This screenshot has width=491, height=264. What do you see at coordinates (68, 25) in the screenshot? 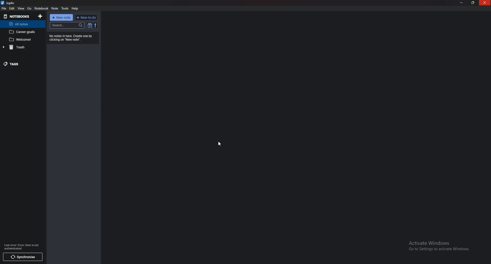
I see `search` at bounding box center [68, 25].